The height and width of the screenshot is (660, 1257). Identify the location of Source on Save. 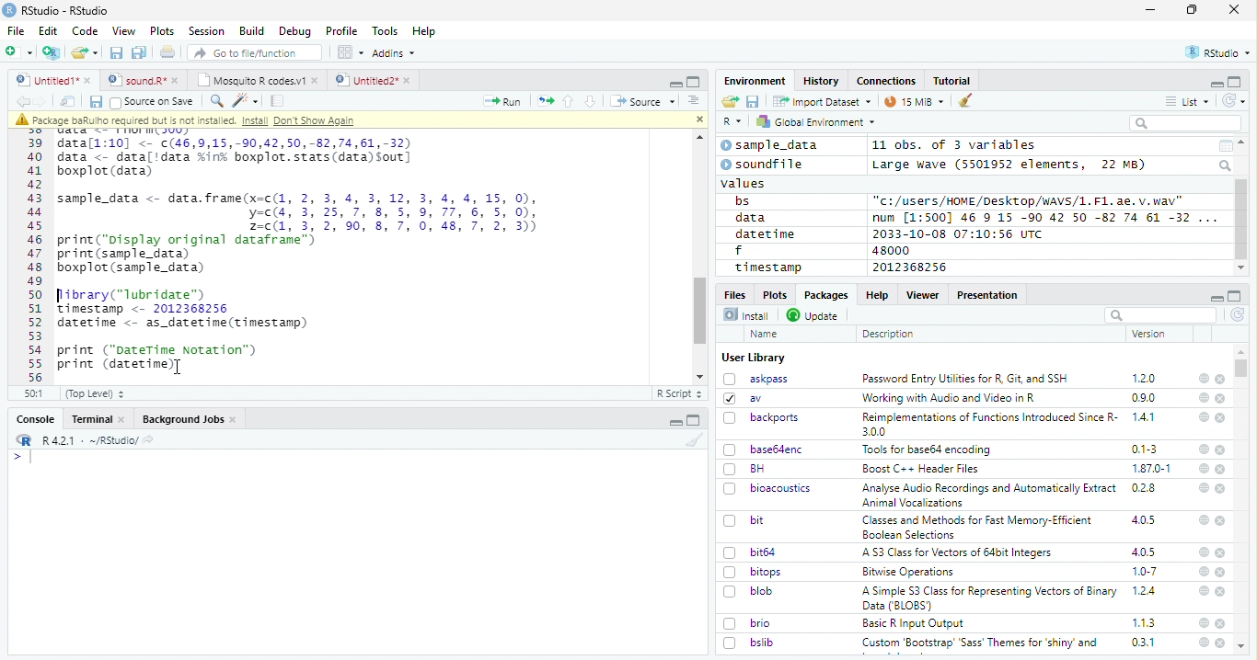
(151, 101).